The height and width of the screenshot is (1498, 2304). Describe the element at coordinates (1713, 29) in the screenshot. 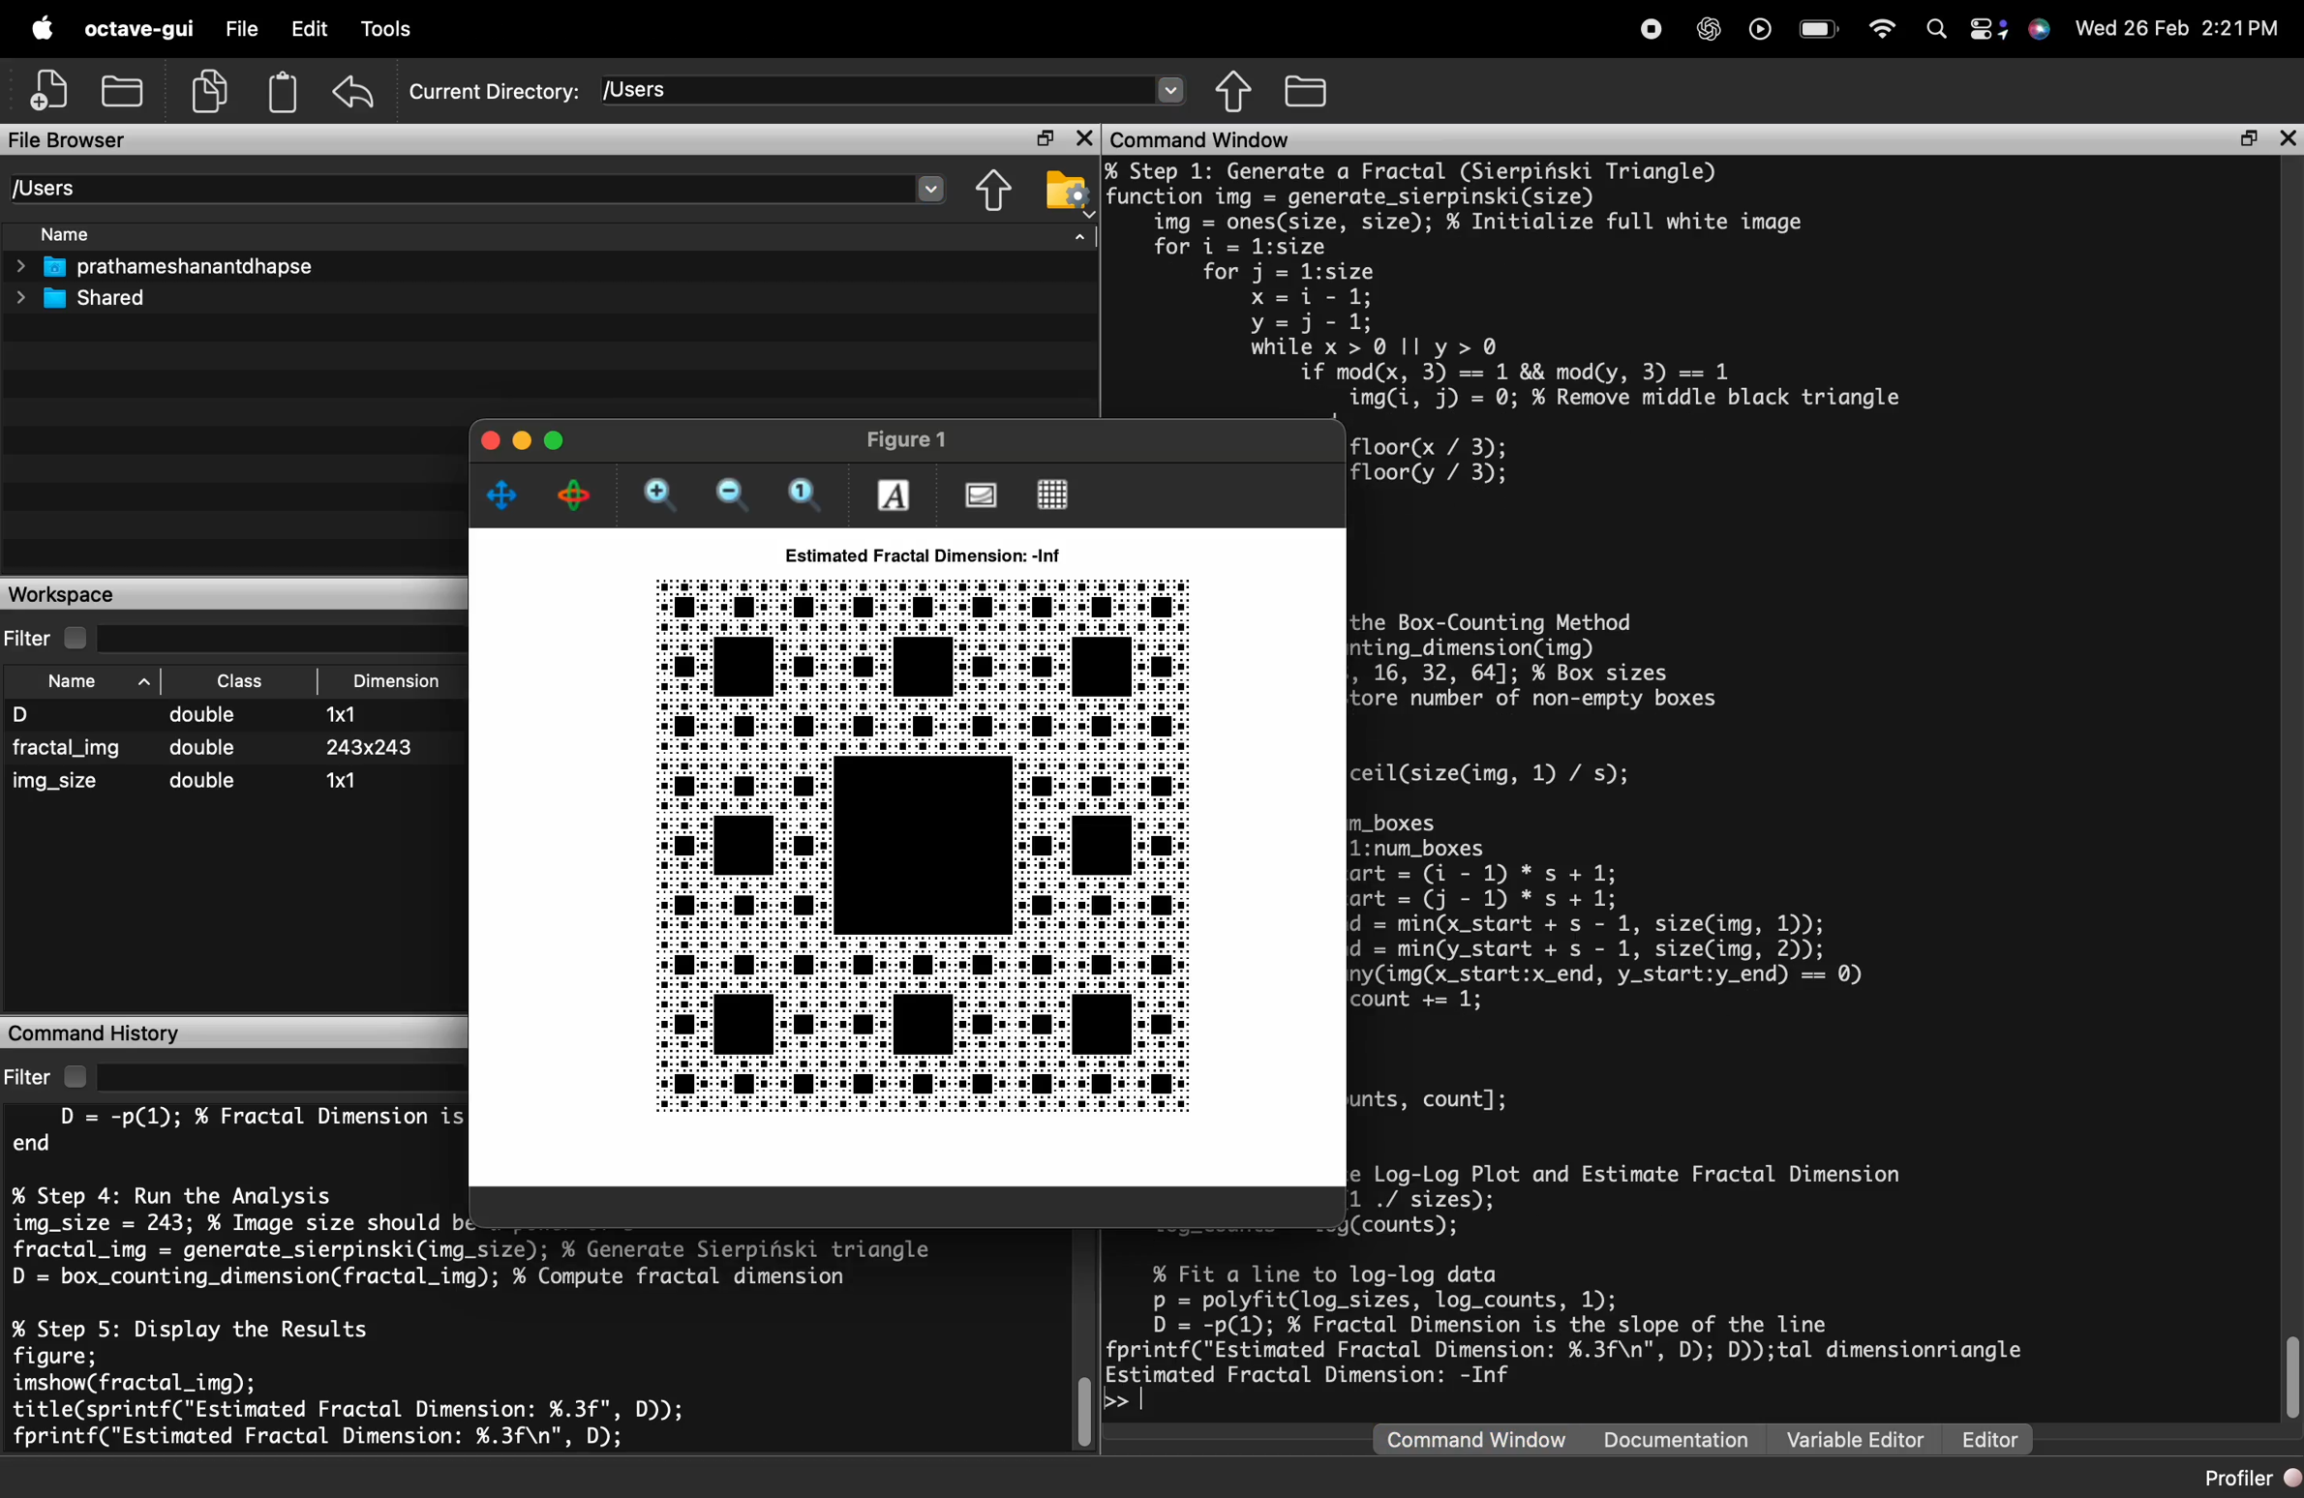

I see `AI` at that location.